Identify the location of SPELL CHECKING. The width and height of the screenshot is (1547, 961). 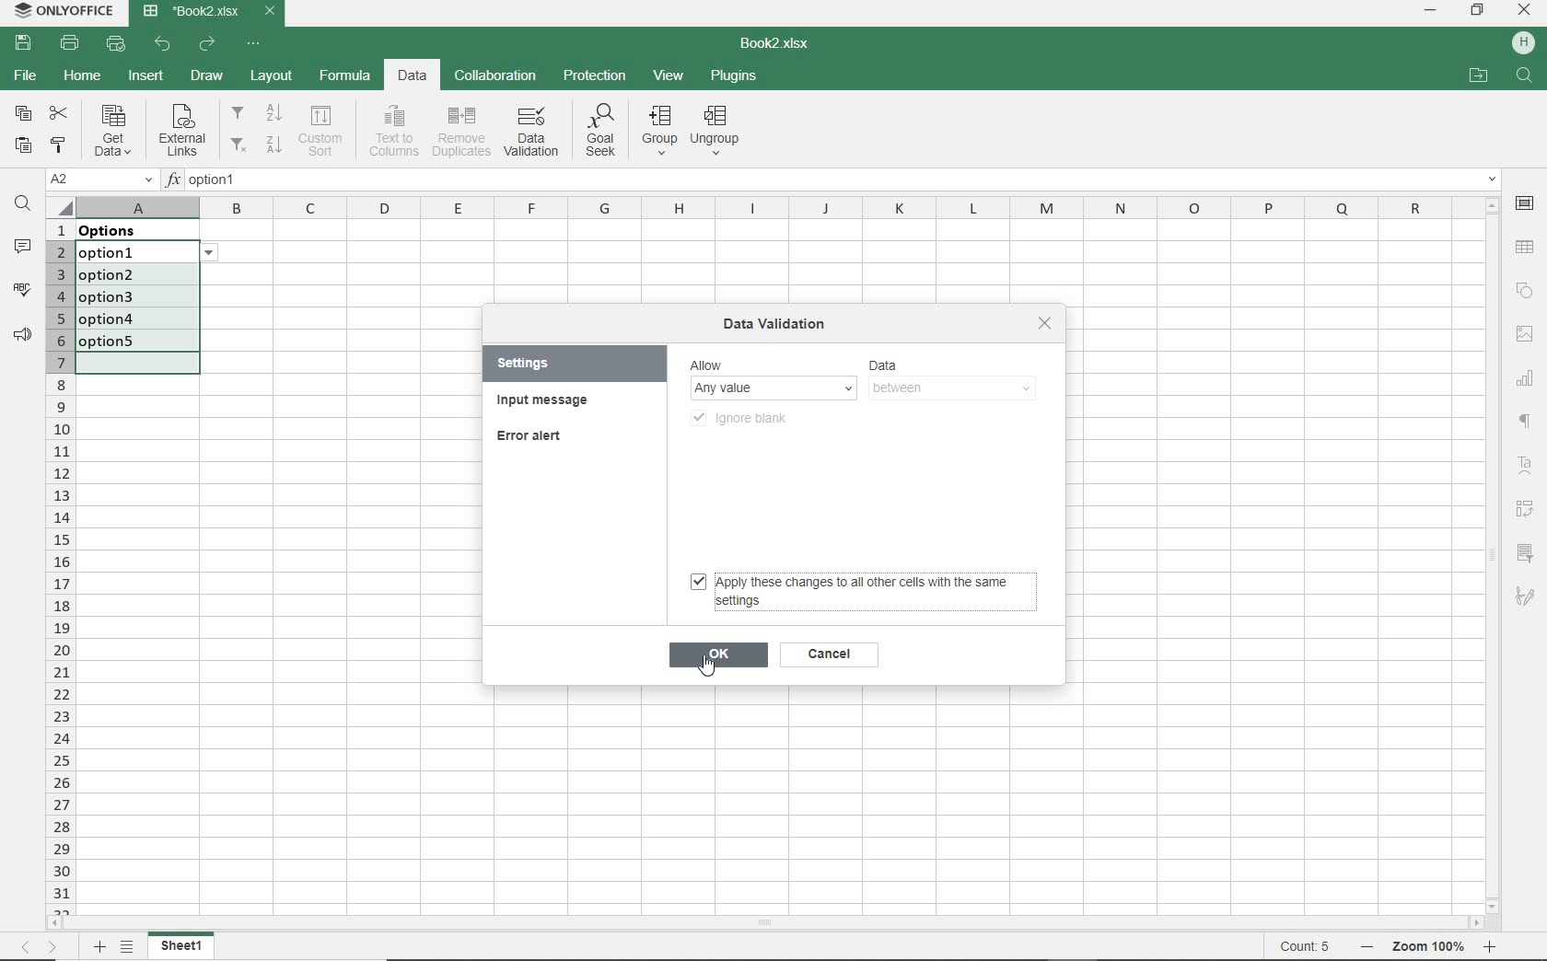
(18, 287).